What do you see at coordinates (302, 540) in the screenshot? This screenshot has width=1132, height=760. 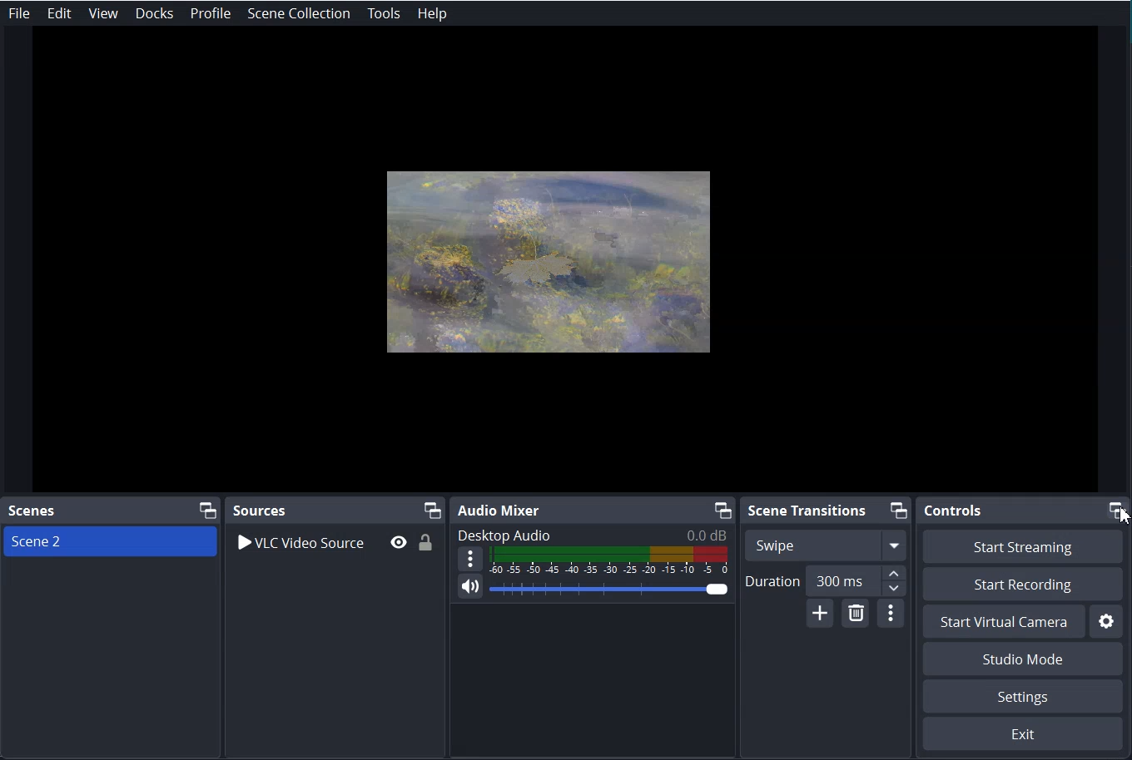 I see `VLC Video Source` at bounding box center [302, 540].